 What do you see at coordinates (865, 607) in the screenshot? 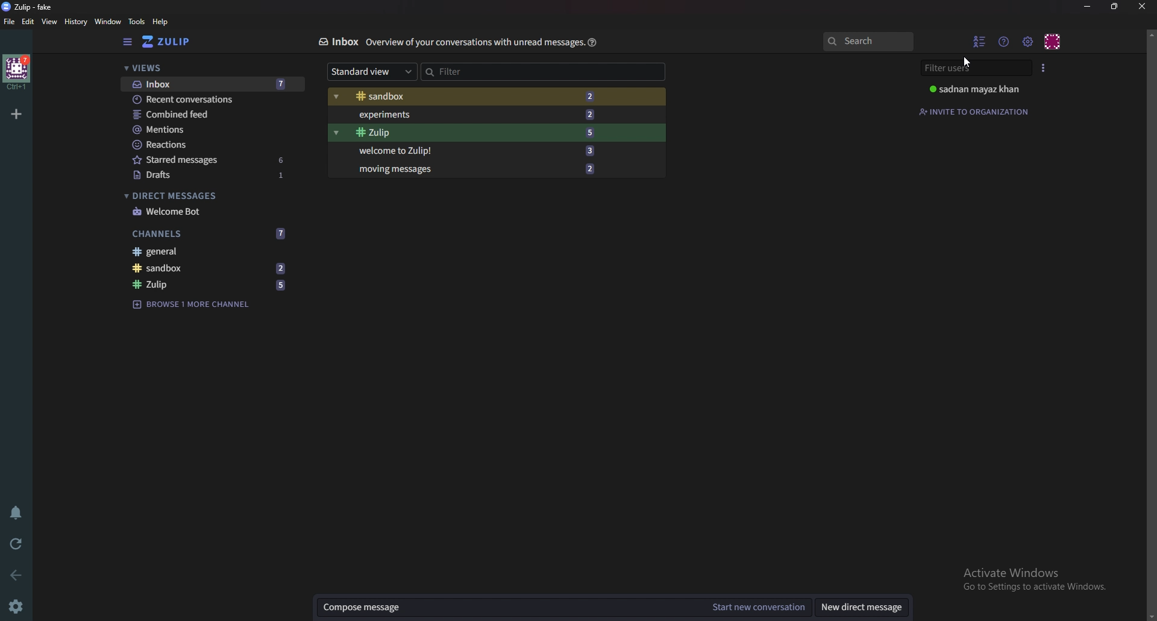
I see `New direct message` at bounding box center [865, 607].